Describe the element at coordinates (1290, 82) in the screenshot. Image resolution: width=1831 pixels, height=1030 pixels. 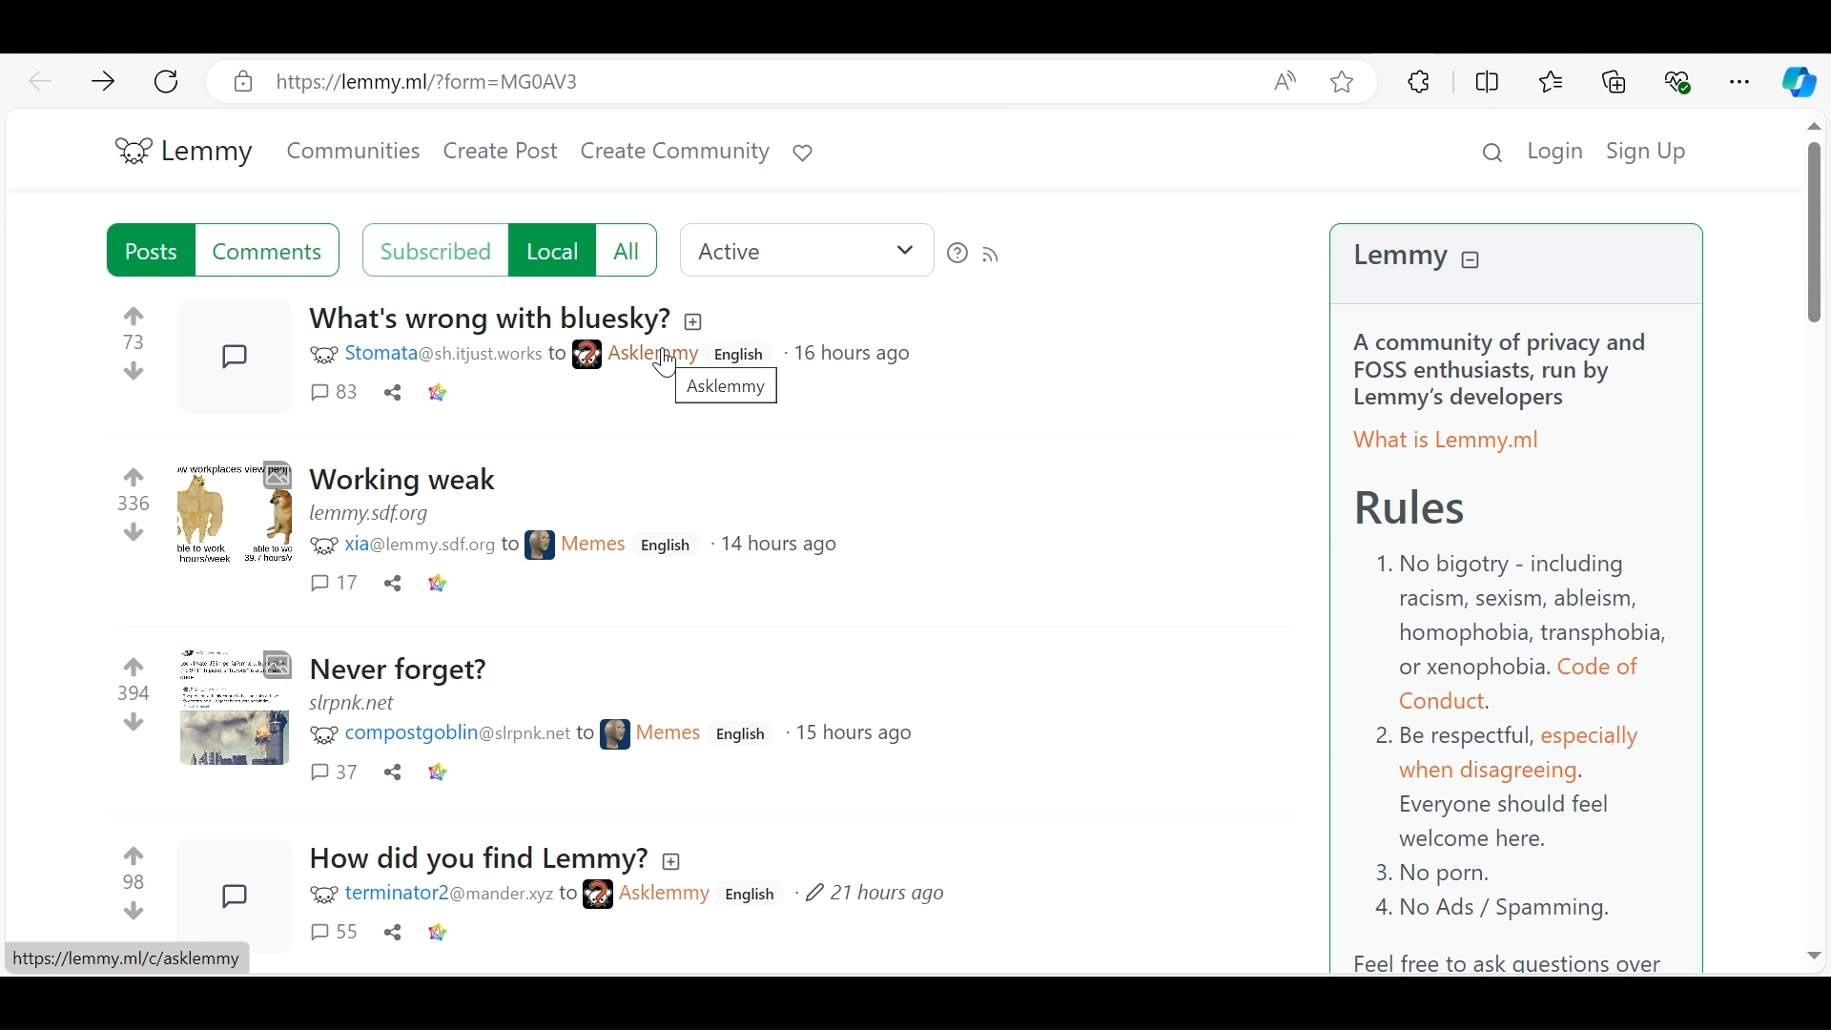
I see `Read aloud this page ` at that location.